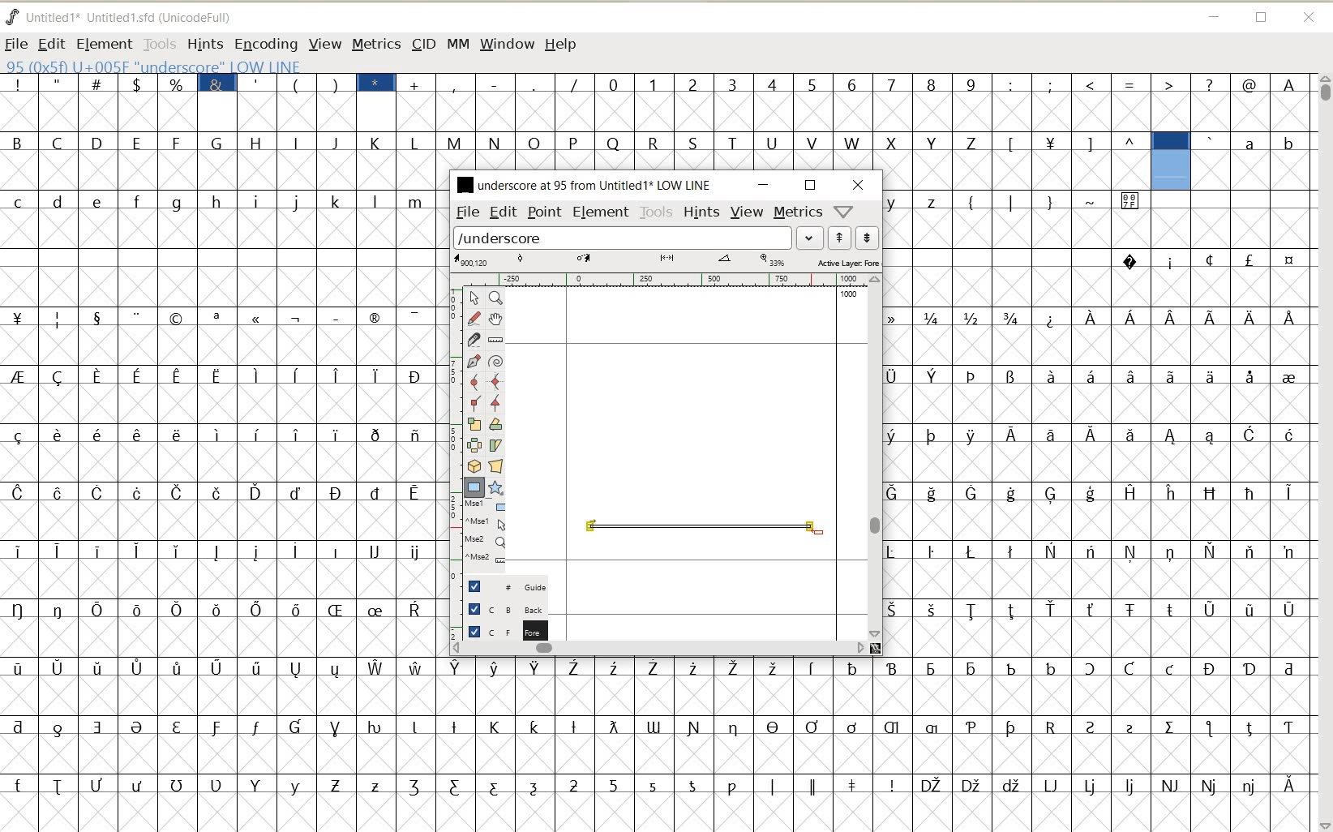 The image size is (1333, 832). Describe the element at coordinates (497, 319) in the screenshot. I see `scroll by hand` at that location.